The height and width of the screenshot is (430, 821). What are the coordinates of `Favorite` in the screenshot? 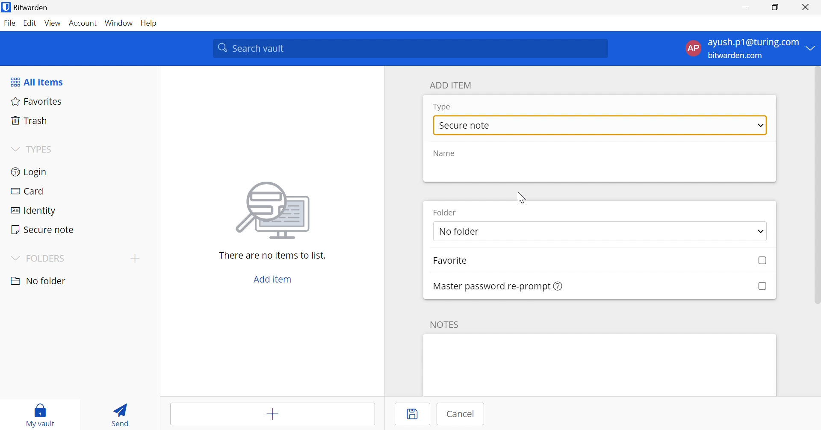 It's located at (452, 262).